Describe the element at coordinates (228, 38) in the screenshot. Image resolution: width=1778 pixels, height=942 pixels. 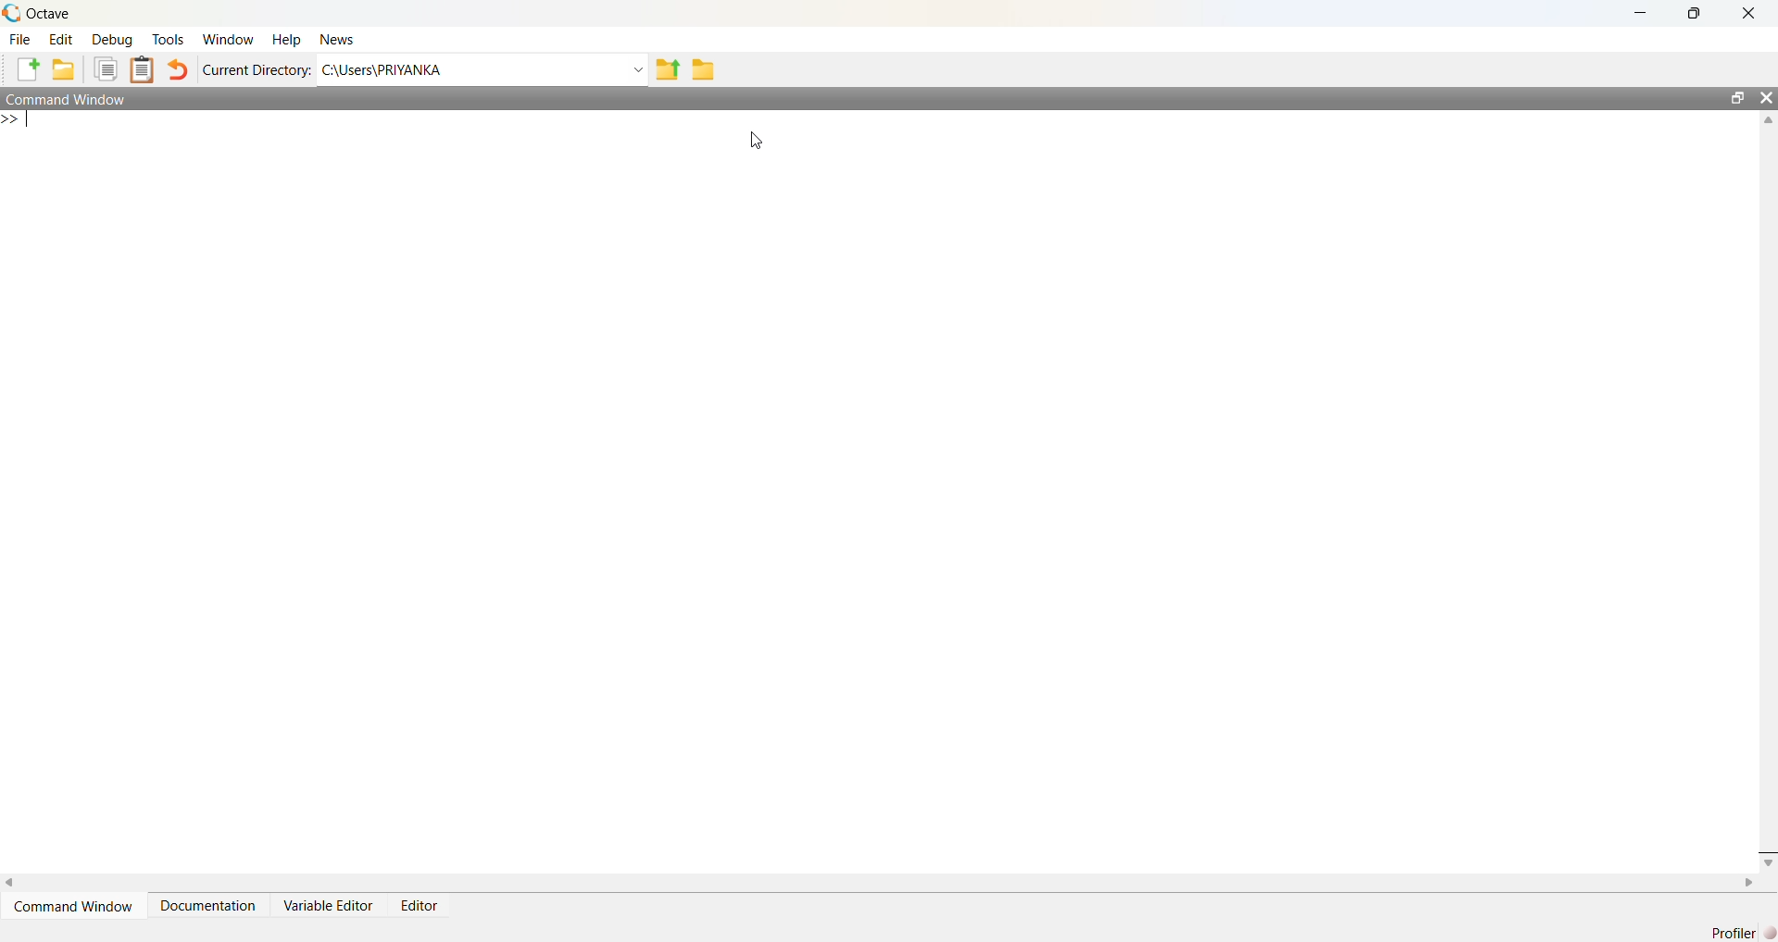
I see `Window` at that location.